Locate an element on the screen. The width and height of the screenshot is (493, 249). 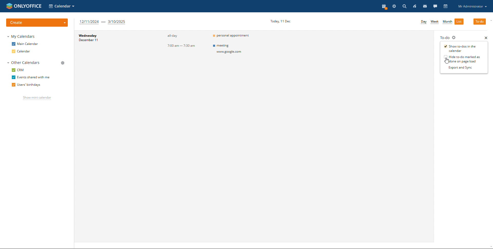
select application is located at coordinates (62, 6).